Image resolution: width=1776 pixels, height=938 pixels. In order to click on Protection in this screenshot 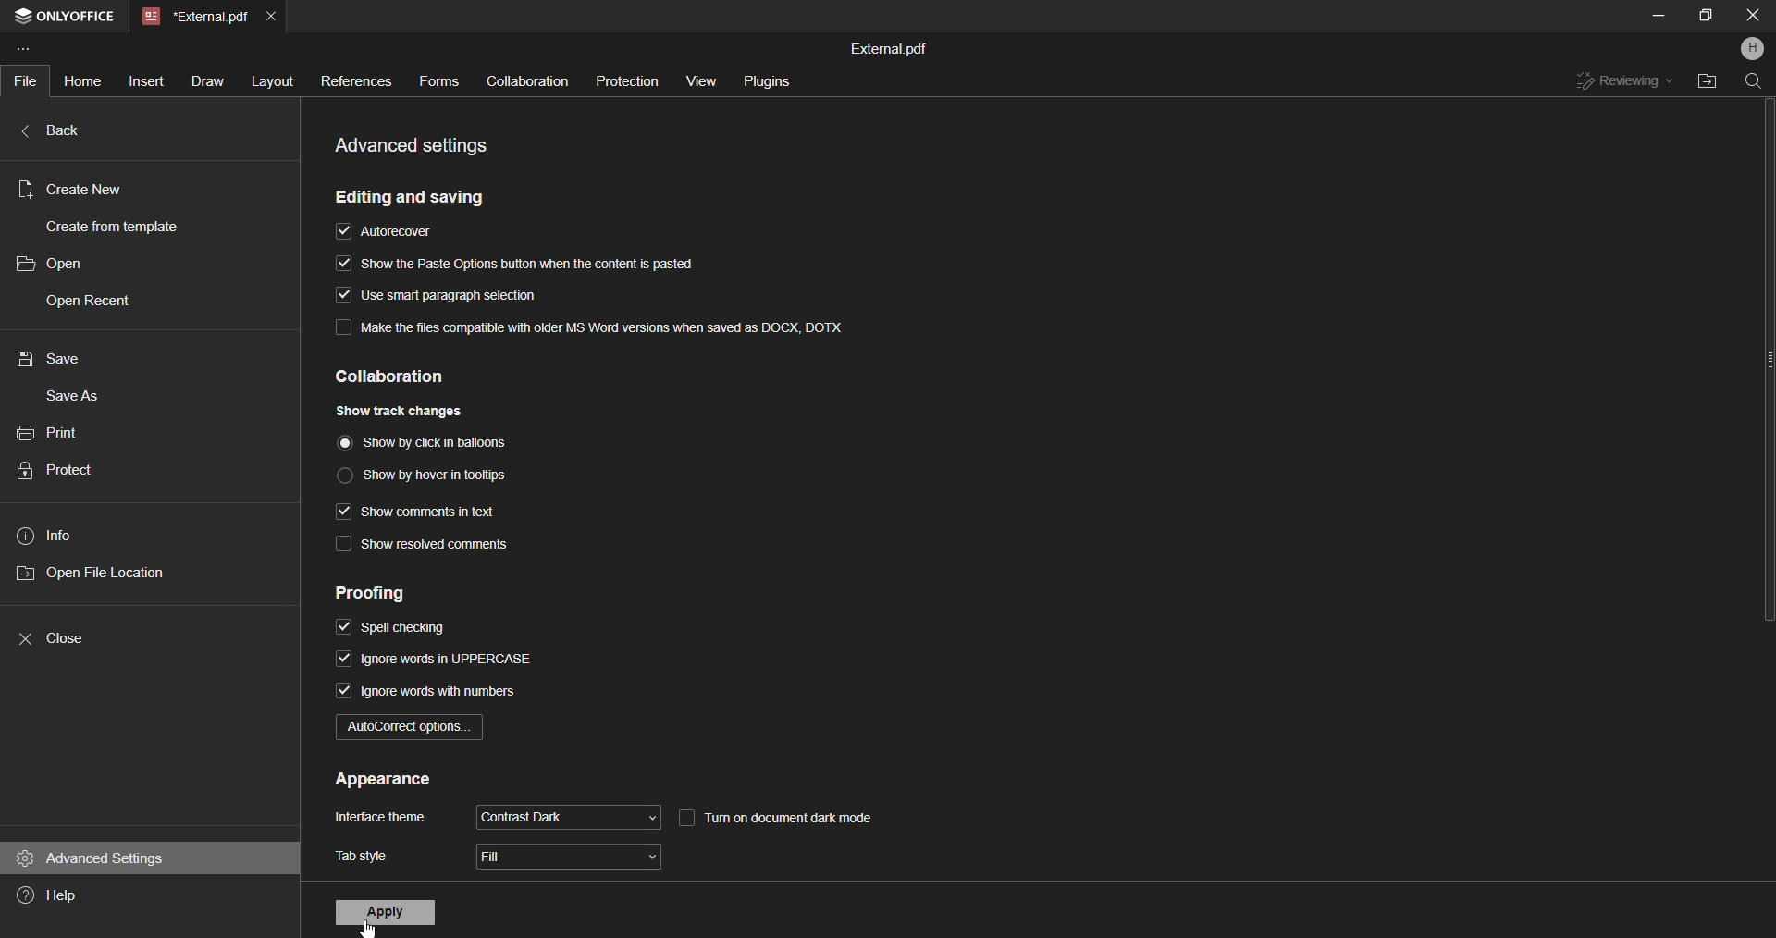, I will do `click(623, 80)`.